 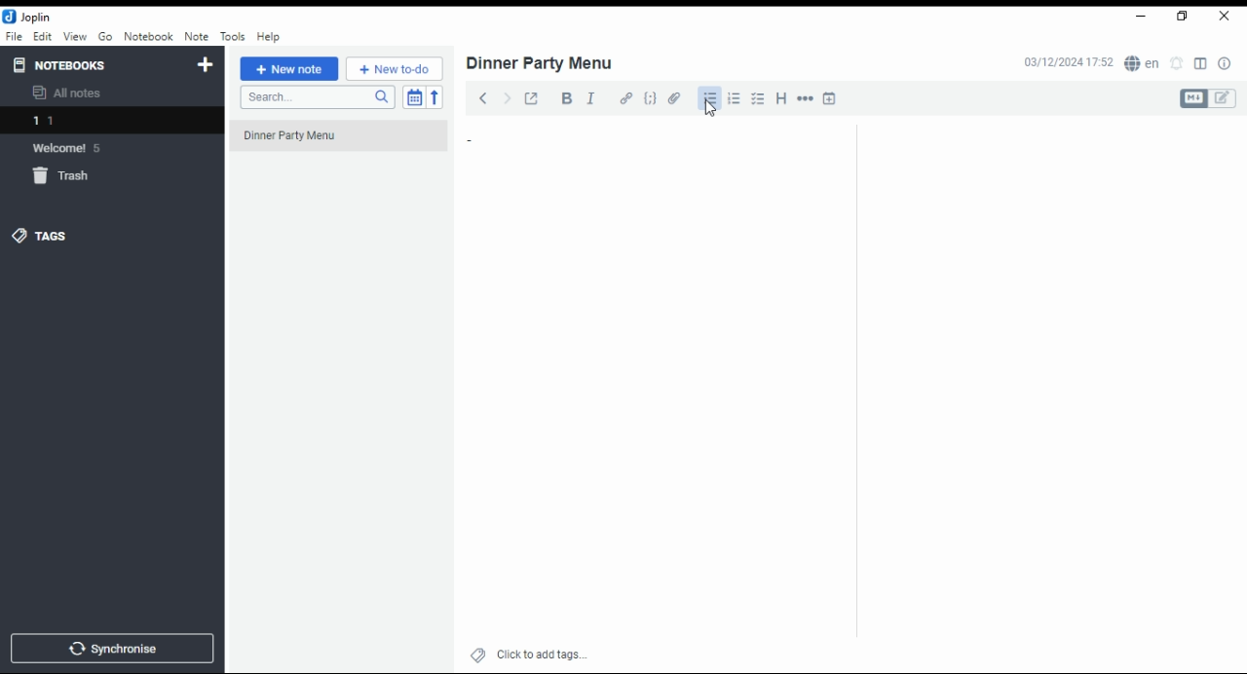 What do you see at coordinates (64, 176) in the screenshot?
I see `trash` at bounding box center [64, 176].